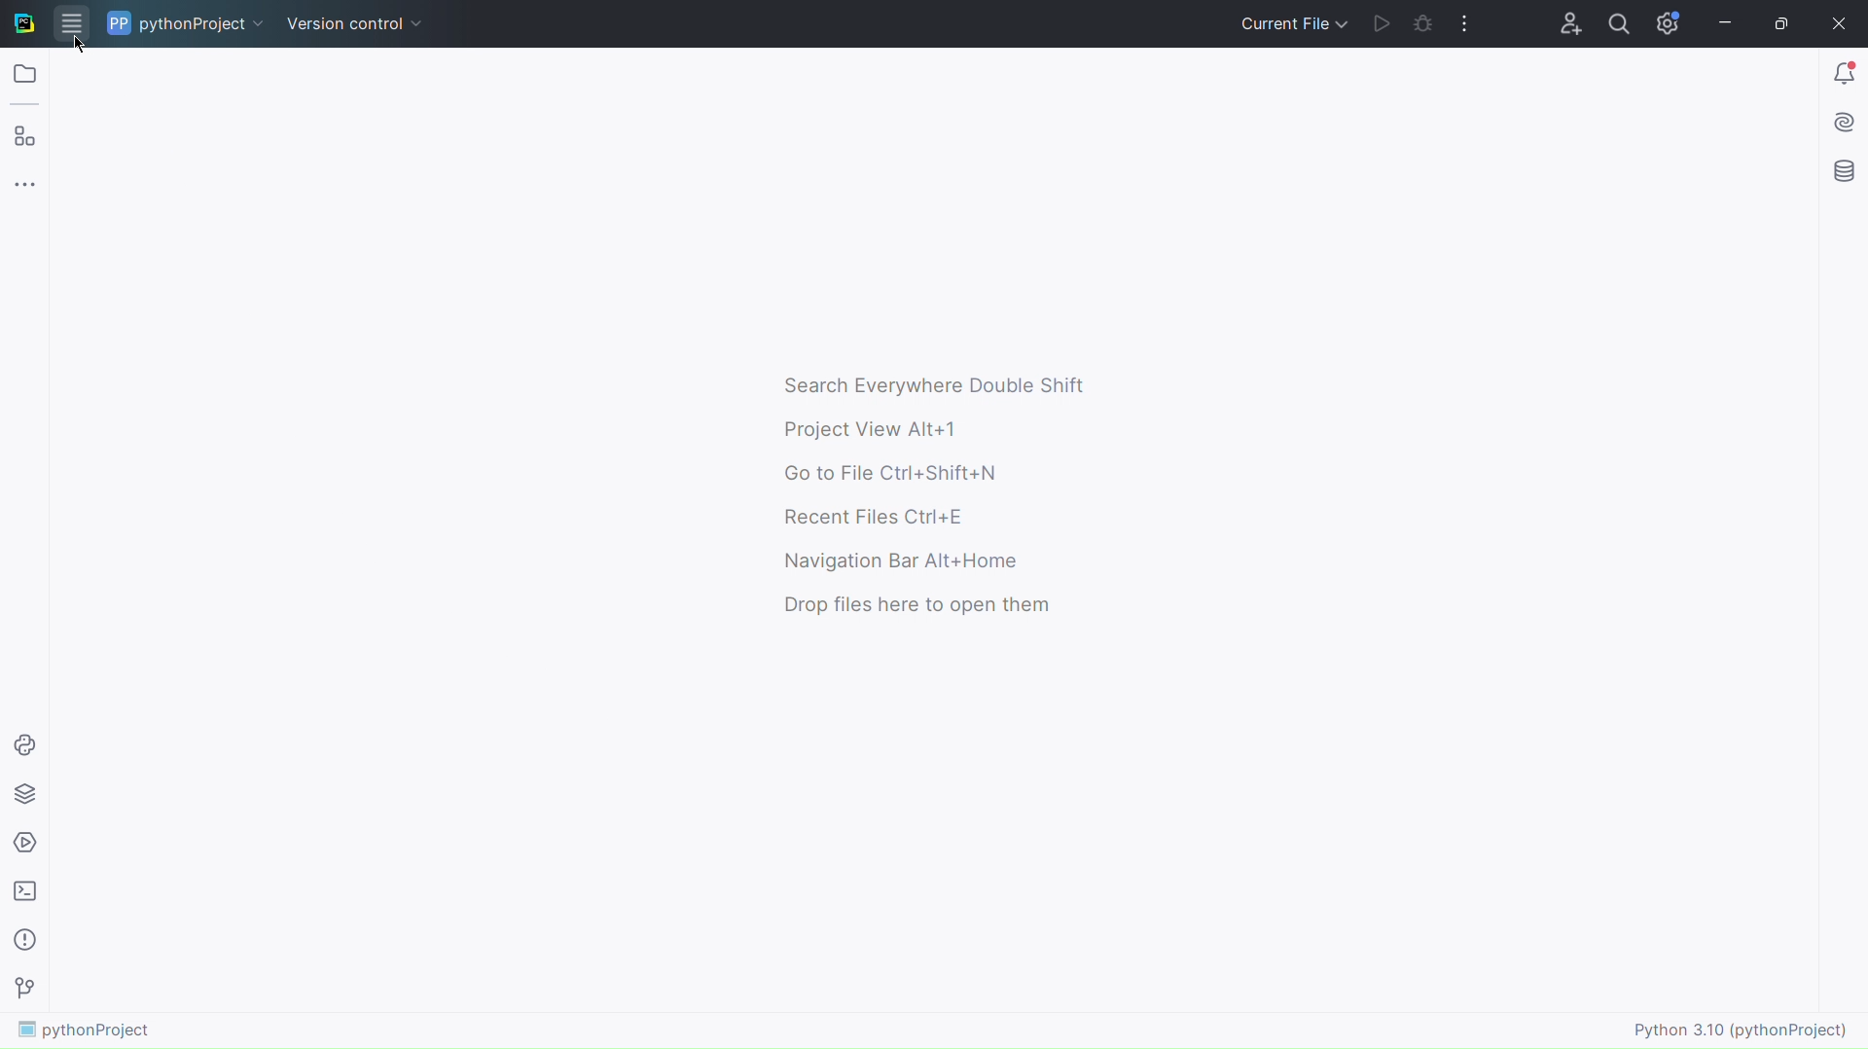  Describe the element at coordinates (878, 515) in the screenshot. I see `Recent Files` at that location.